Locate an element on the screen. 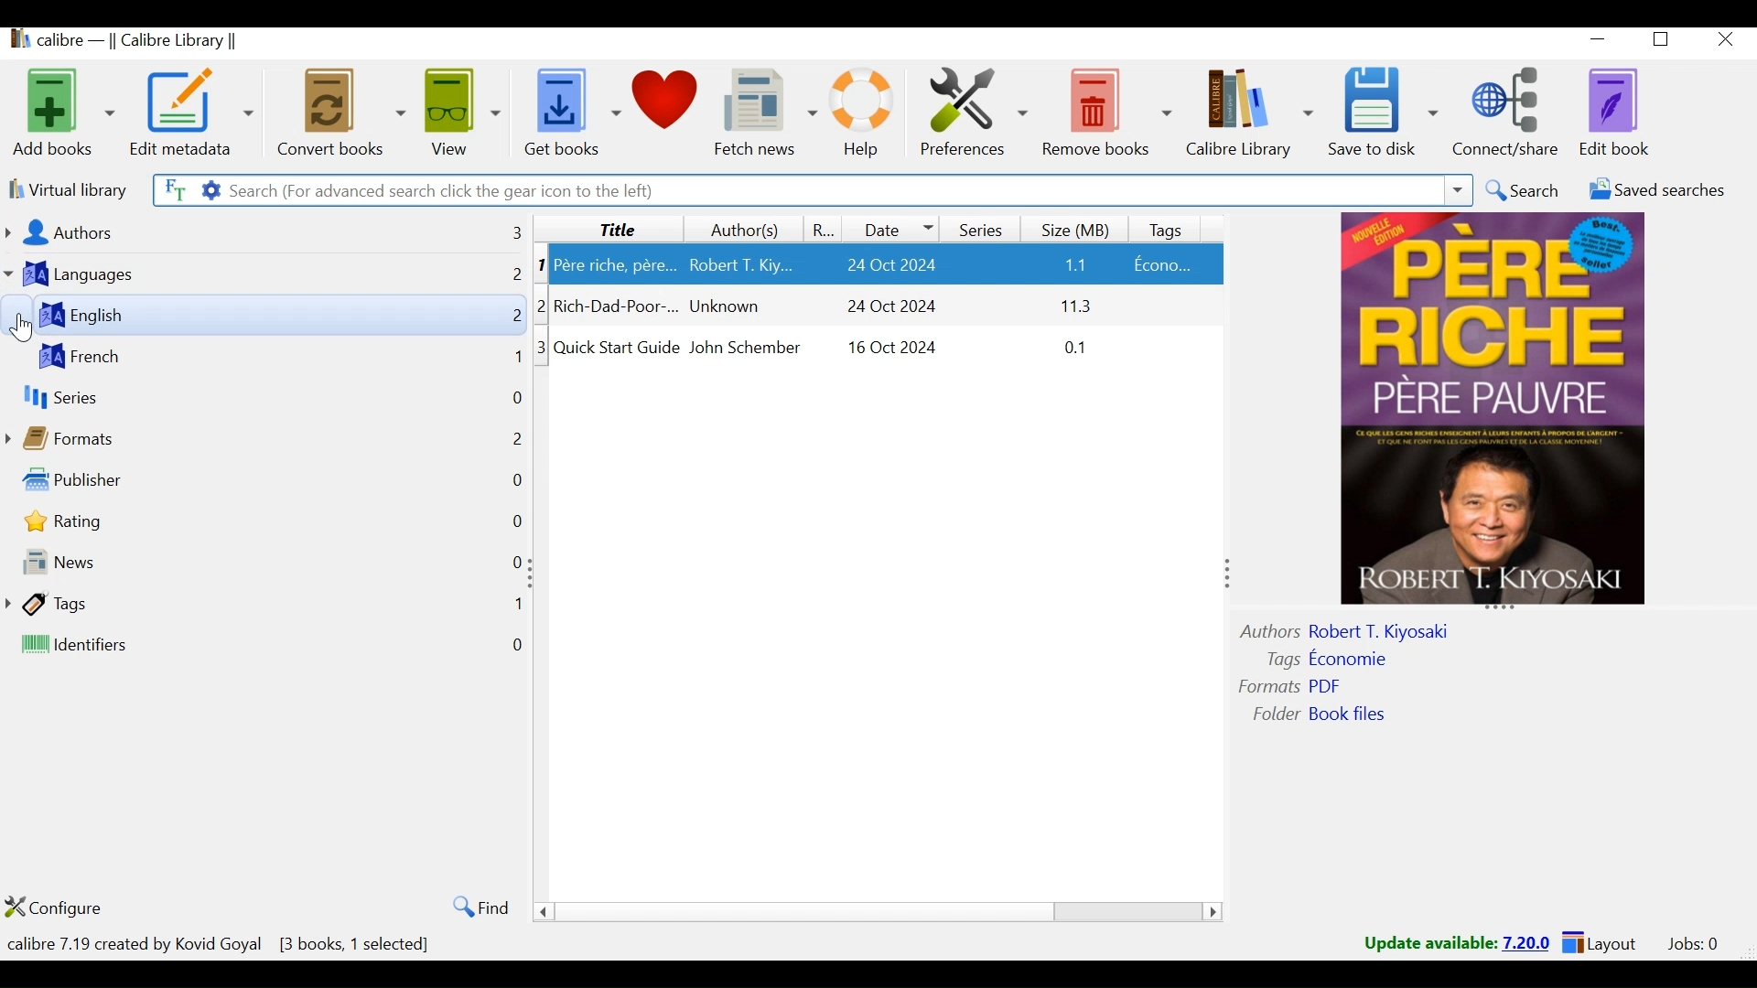 The height and width of the screenshot is (988, 1757). Title is located at coordinates (607, 228).